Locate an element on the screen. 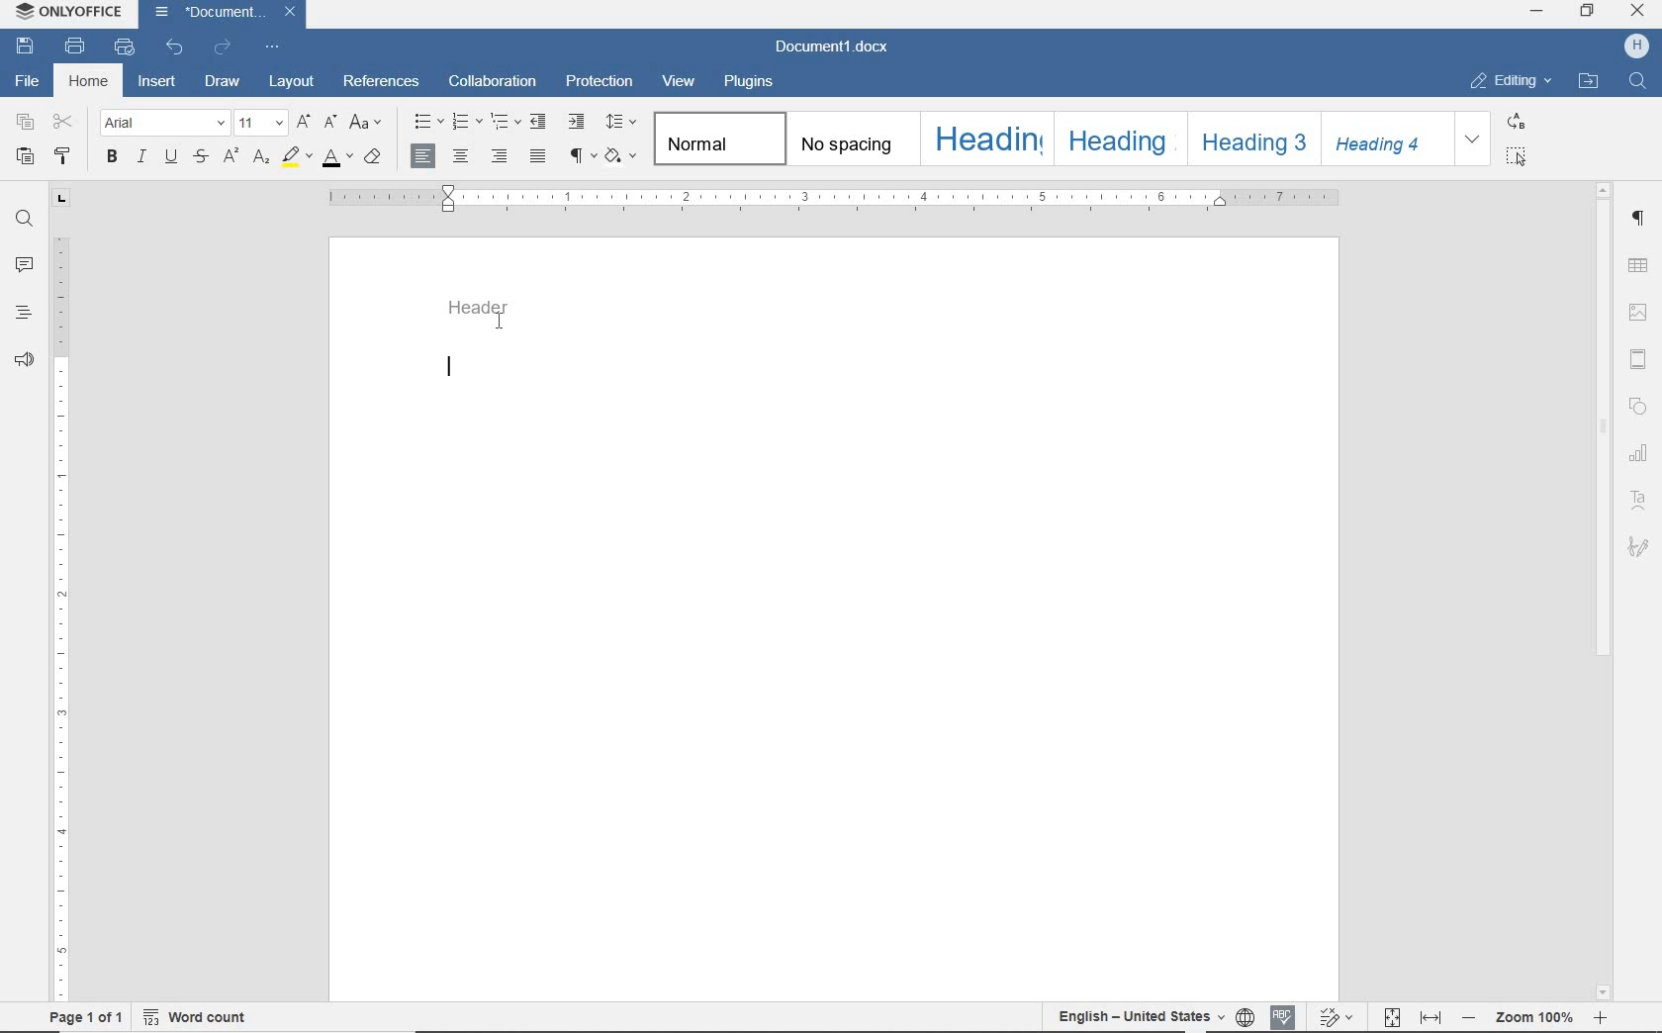  PARAGRAPH SETTINGS is located at coordinates (1640, 219).